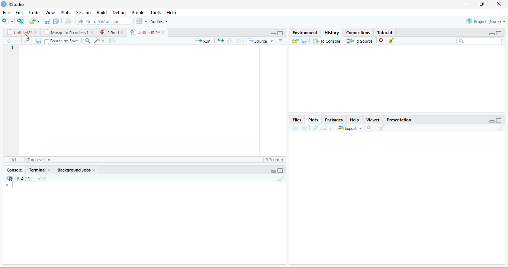 The width and height of the screenshot is (508, 268). Describe the element at coordinates (228, 40) in the screenshot. I see `up` at that location.